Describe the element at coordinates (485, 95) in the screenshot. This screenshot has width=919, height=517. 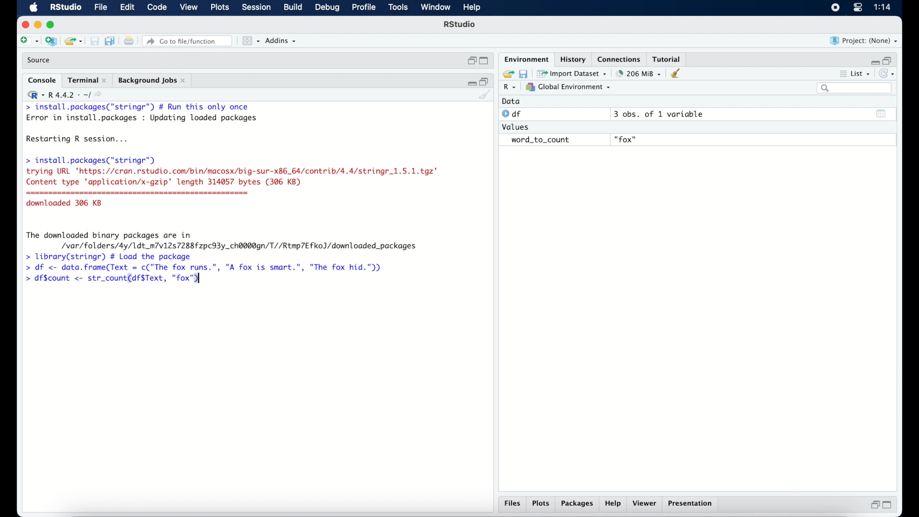
I see `clear console` at that location.